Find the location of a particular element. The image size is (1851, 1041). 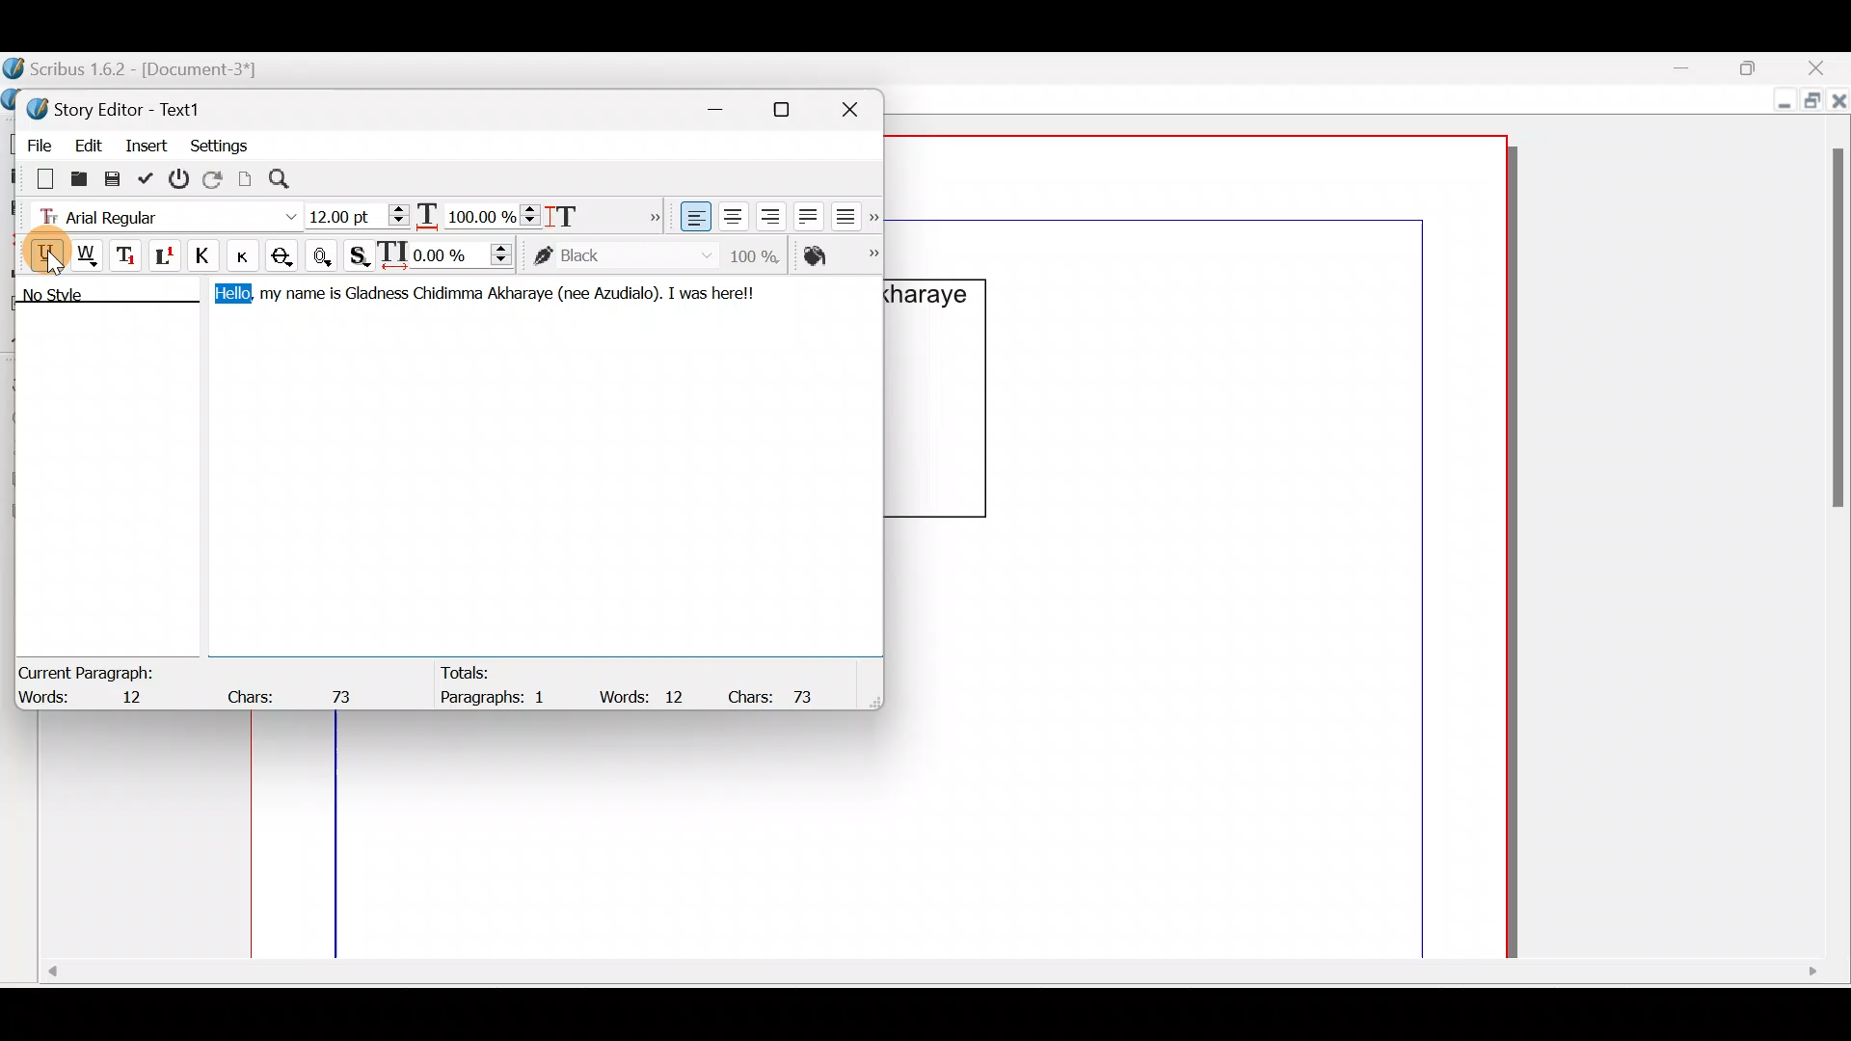

Align text center is located at coordinates (731, 213).